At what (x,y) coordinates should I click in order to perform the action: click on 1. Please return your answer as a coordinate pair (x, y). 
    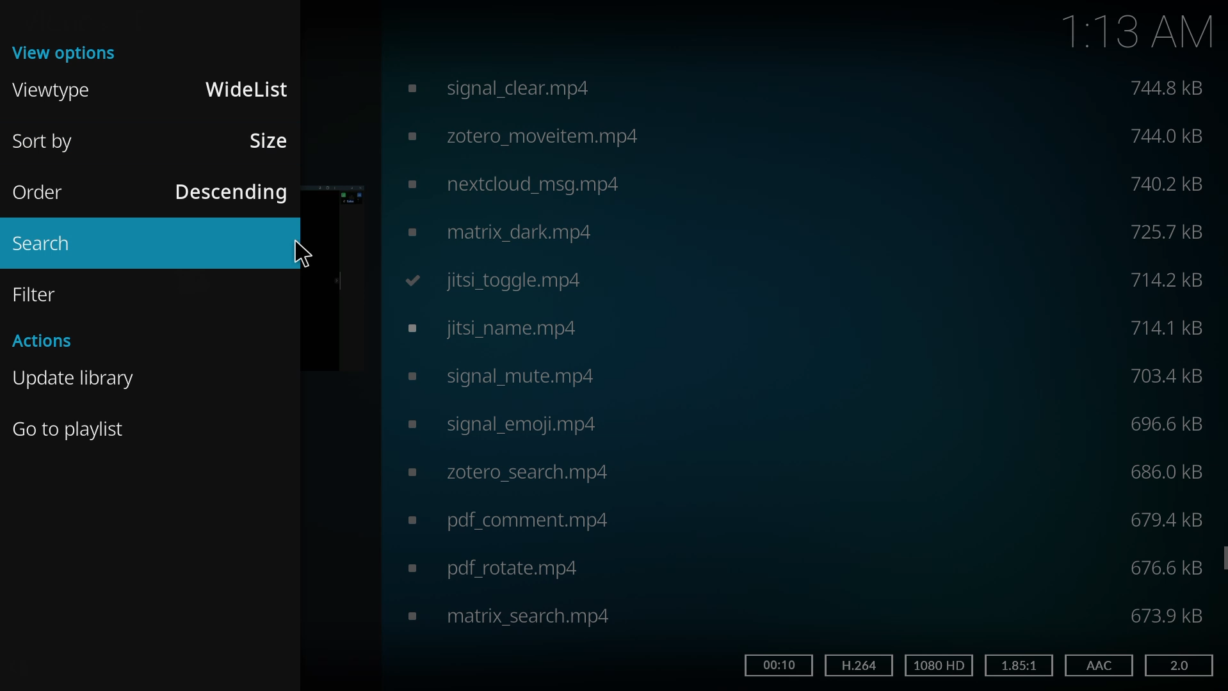
    Looking at the image, I should click on (1019, 663).